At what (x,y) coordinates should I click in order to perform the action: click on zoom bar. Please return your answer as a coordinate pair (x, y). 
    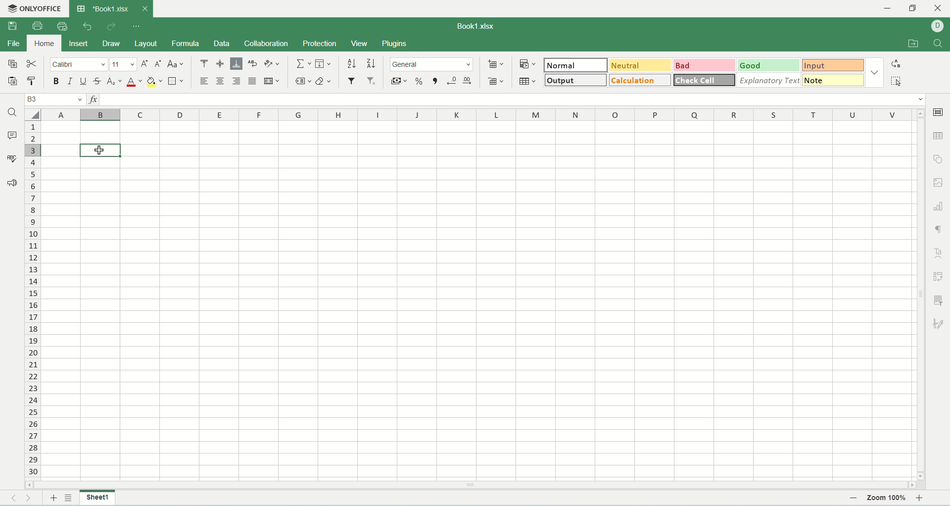
    Looking at the image, I should click on (864, 499).